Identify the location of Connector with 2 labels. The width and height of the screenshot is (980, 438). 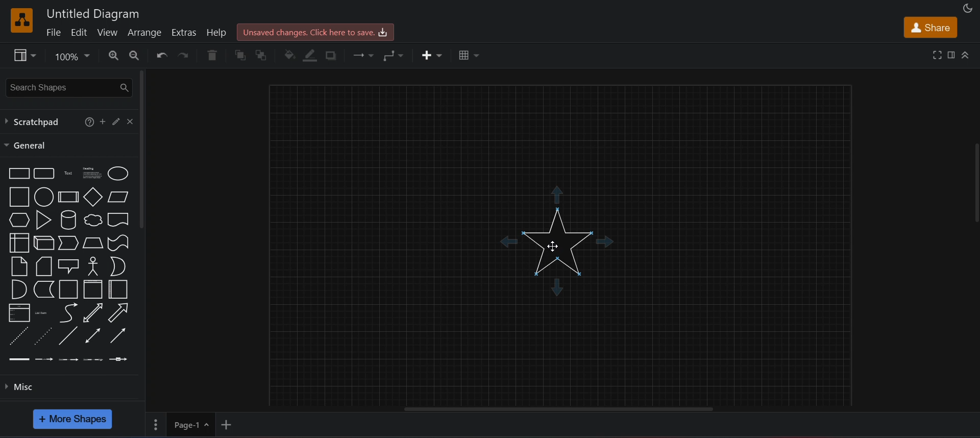
(68, 359).